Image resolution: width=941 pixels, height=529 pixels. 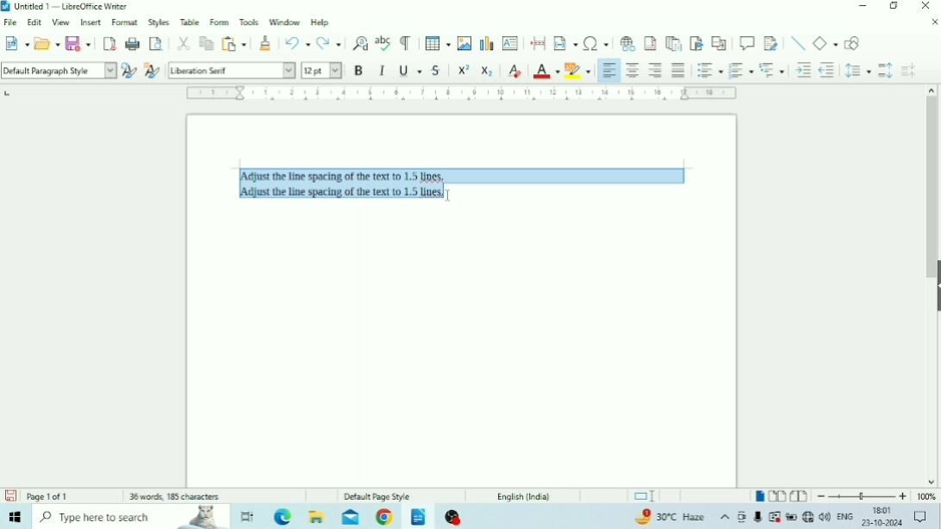 I want to click on Insert, so click(x=90, y=21).